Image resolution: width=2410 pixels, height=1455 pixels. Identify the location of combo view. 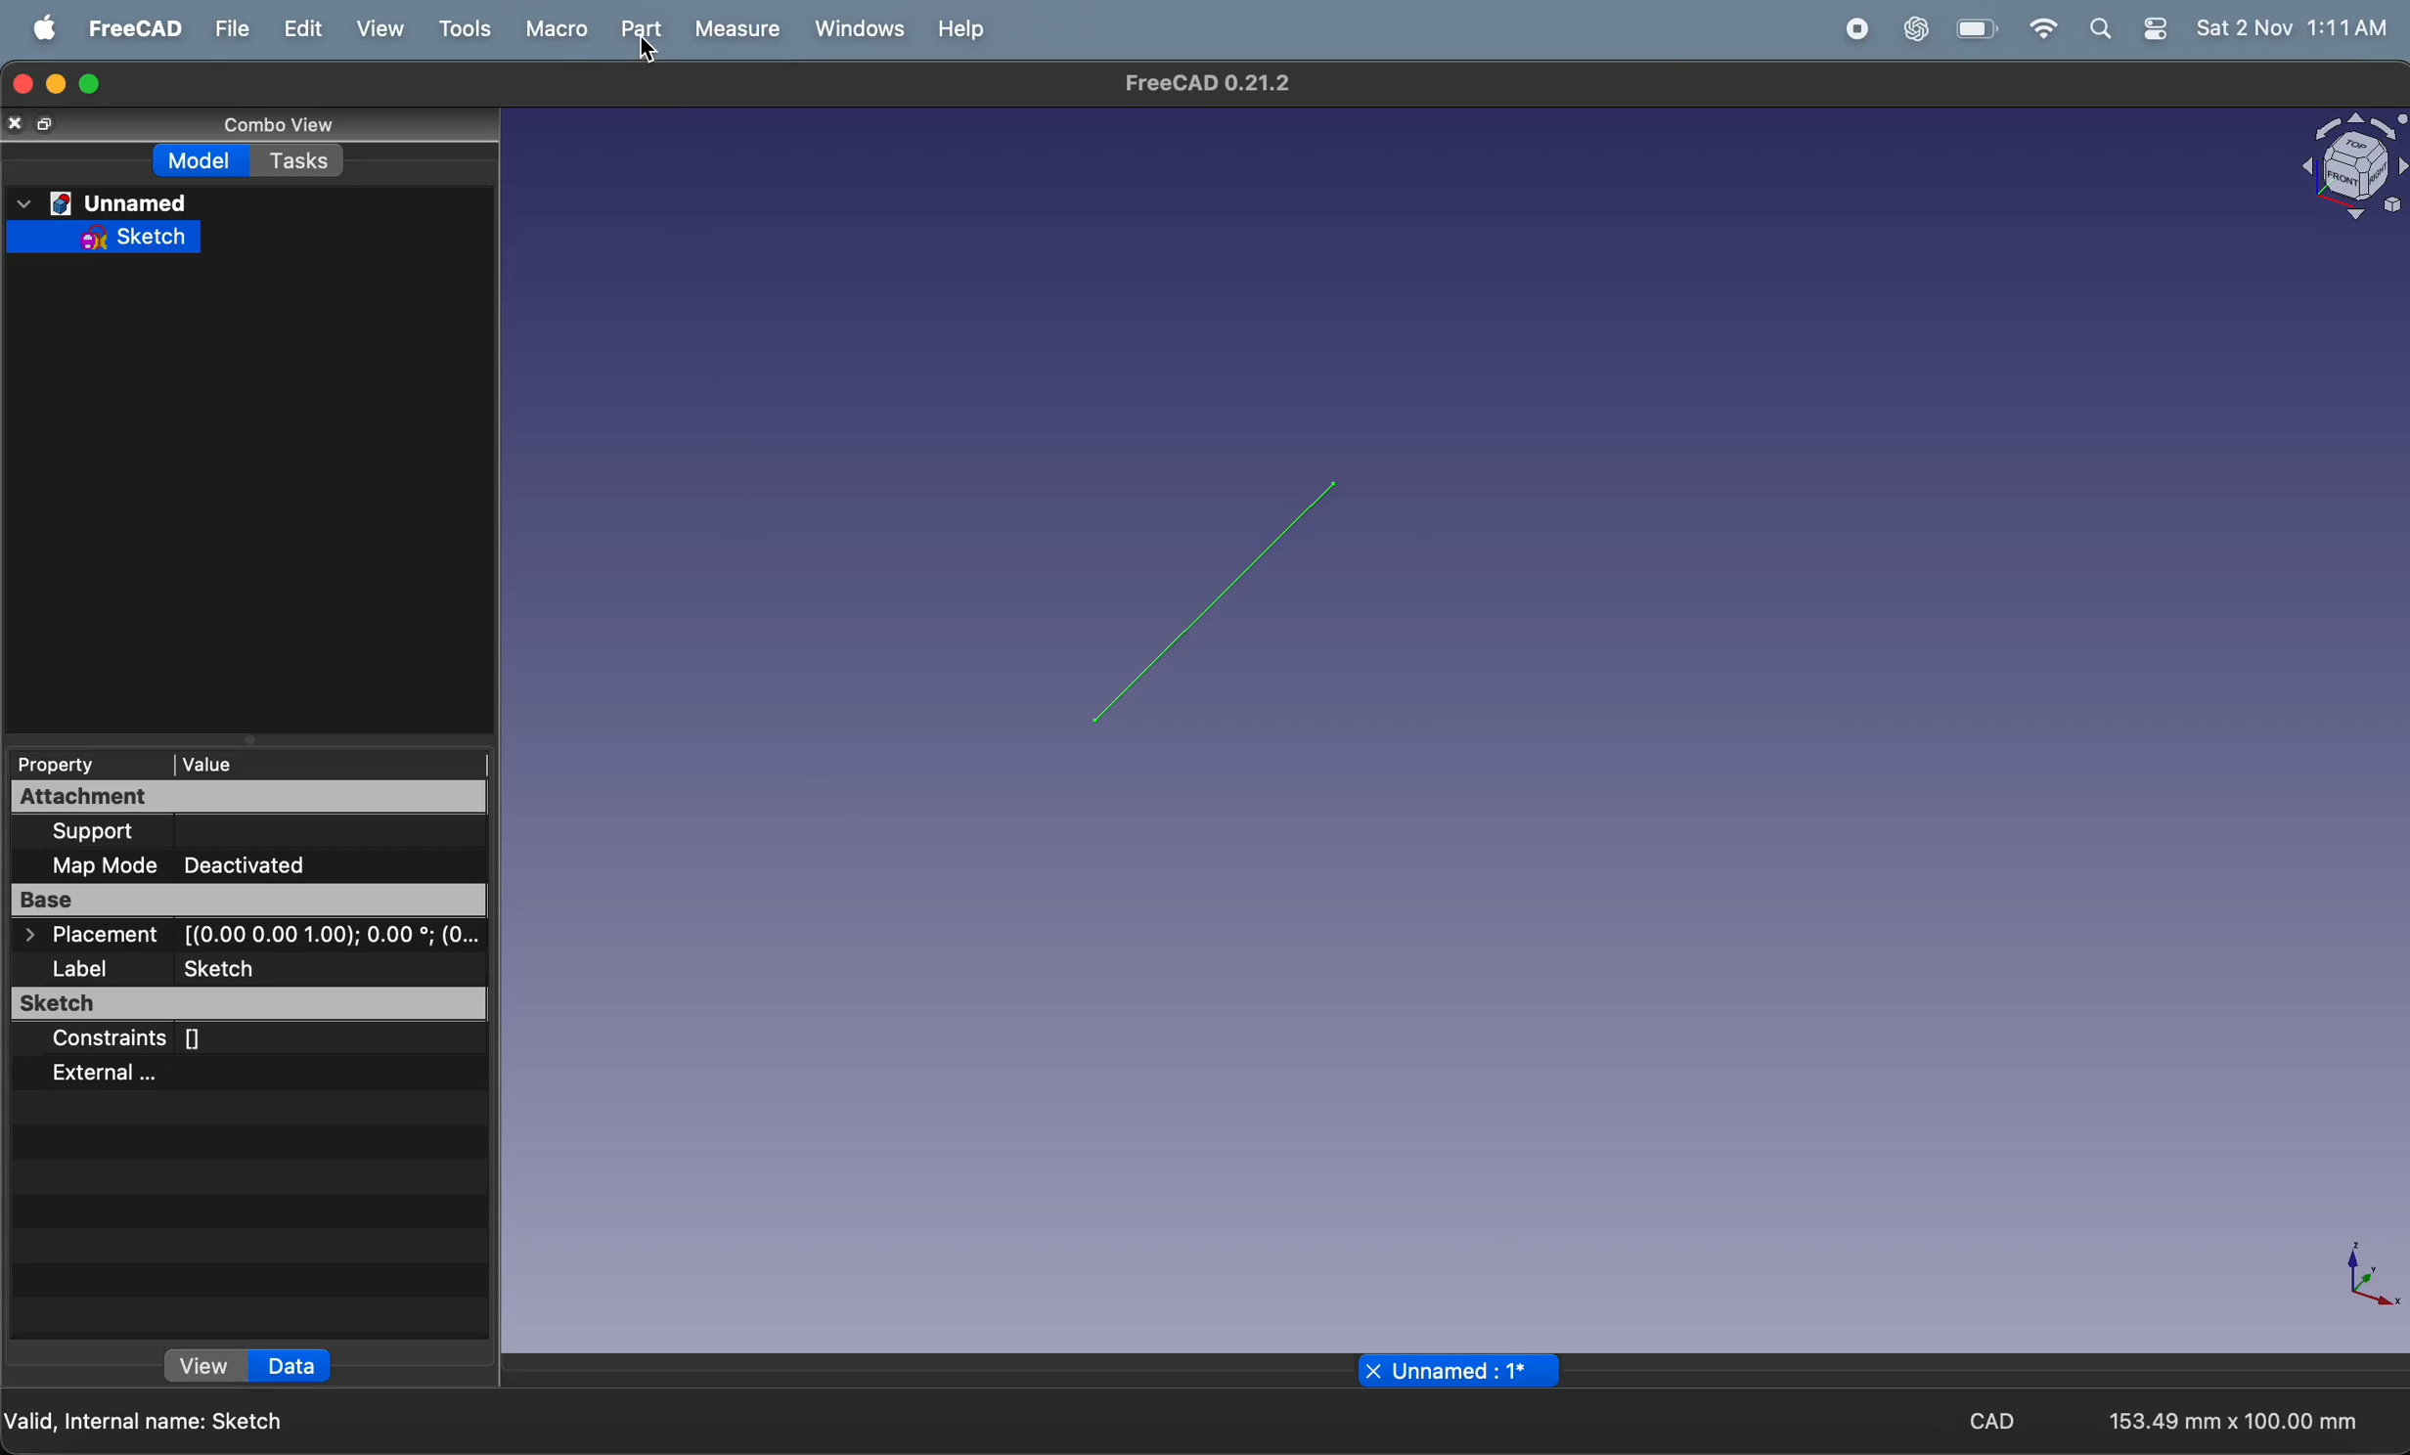
(293, 125).